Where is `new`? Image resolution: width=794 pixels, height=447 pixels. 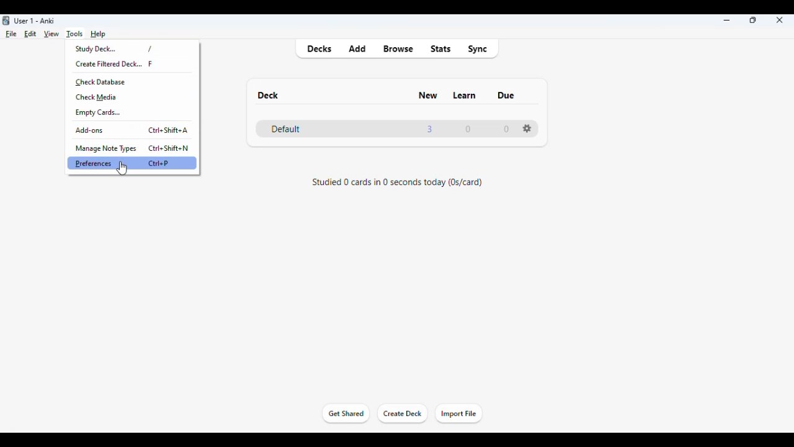 new is located at coordinates (428, 96).